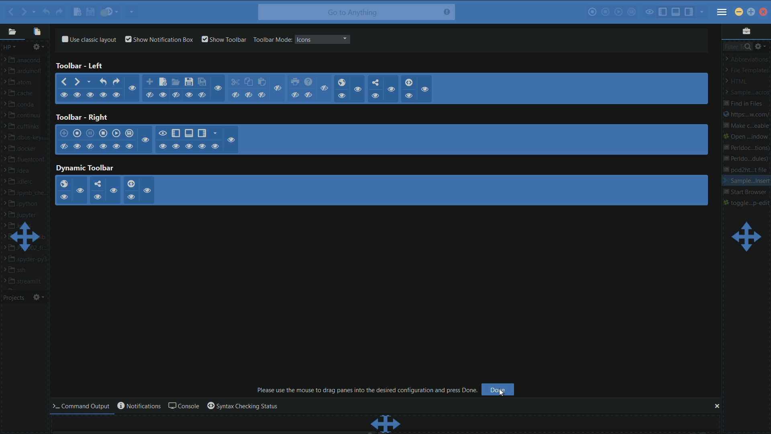  What do you see at coordinates (28, 194) in the screenshot?
I see `.ipynb_che...` at bounding box center [28, 194].